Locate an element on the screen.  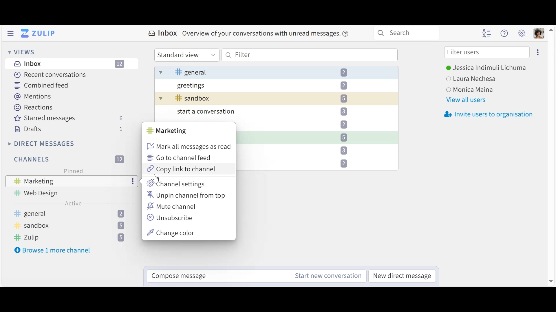
 sandbox is located at coordinates (270, 99).